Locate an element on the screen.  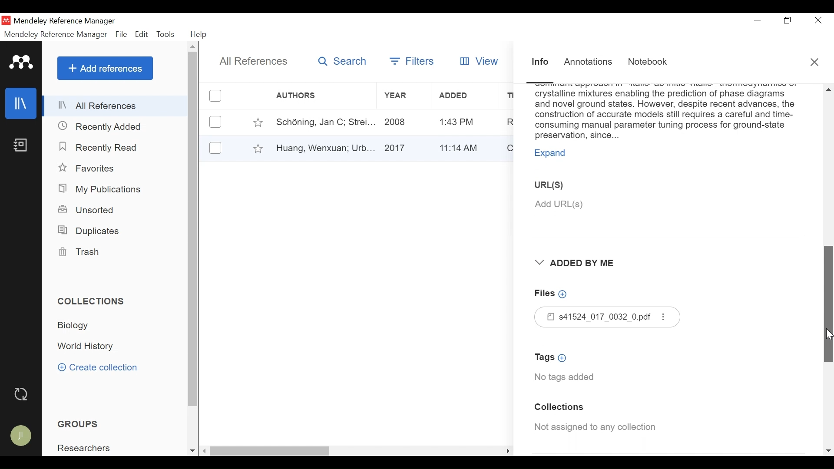
View is located at coordinates (480, 60).